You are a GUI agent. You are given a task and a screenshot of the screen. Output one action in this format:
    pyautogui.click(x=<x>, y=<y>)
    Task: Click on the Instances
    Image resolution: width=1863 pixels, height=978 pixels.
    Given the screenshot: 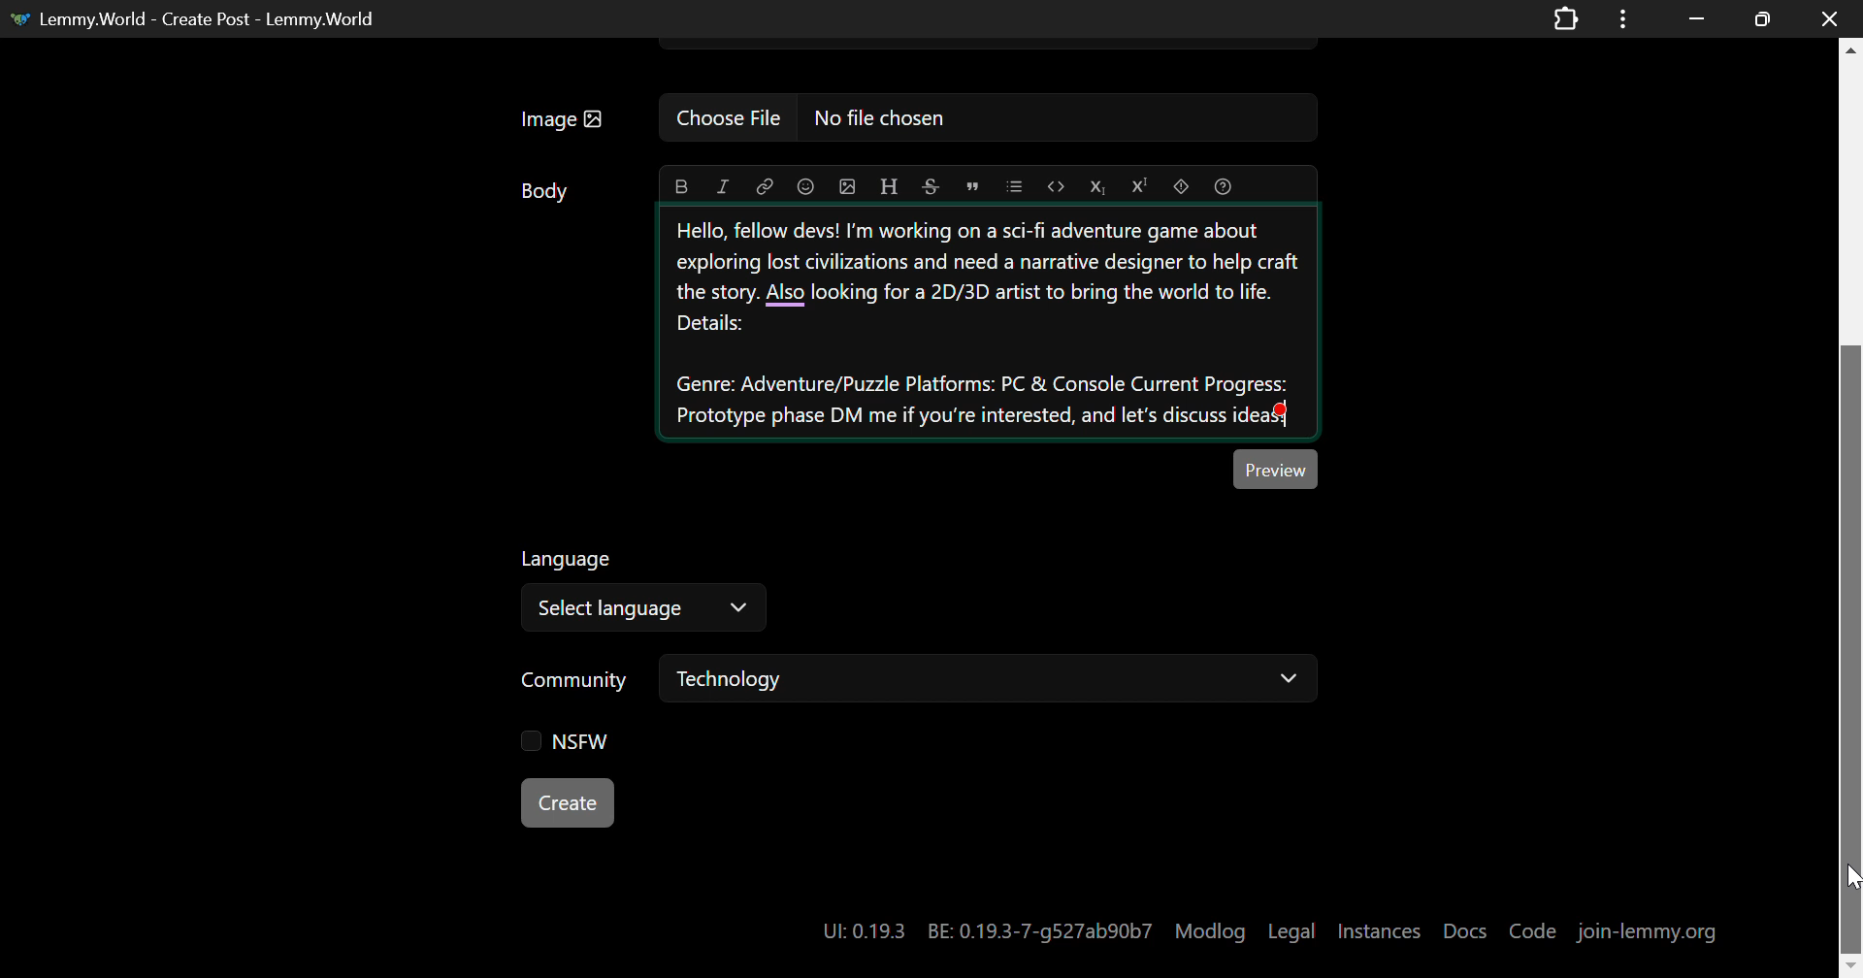 What is the action you would take?
    pyautogui.click(x=1382, y=928)
    